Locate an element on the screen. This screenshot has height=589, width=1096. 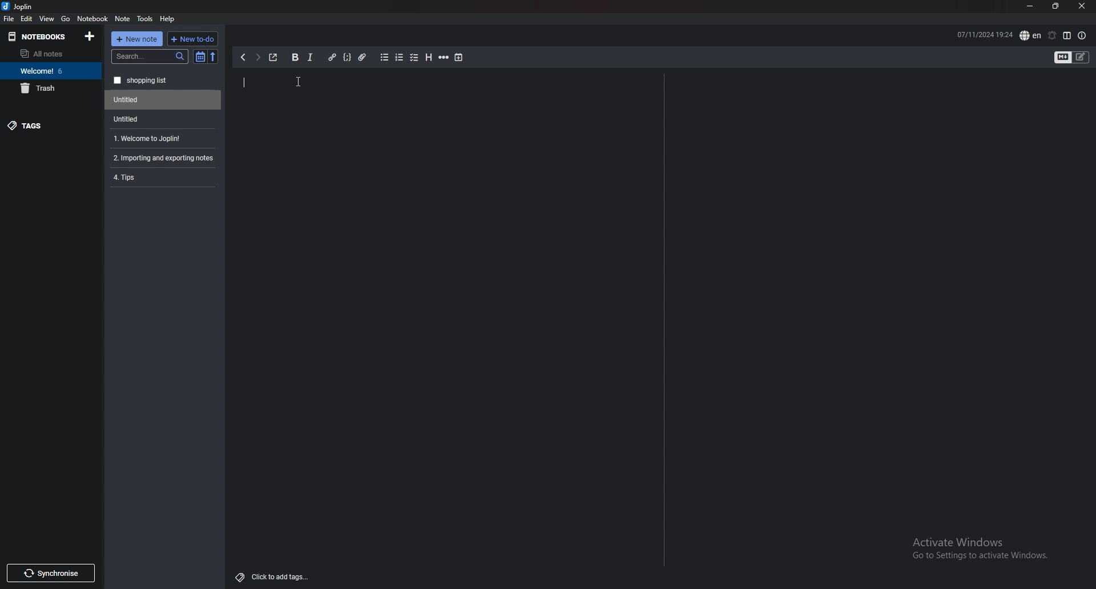
heading is located at coordinates (428, 58).